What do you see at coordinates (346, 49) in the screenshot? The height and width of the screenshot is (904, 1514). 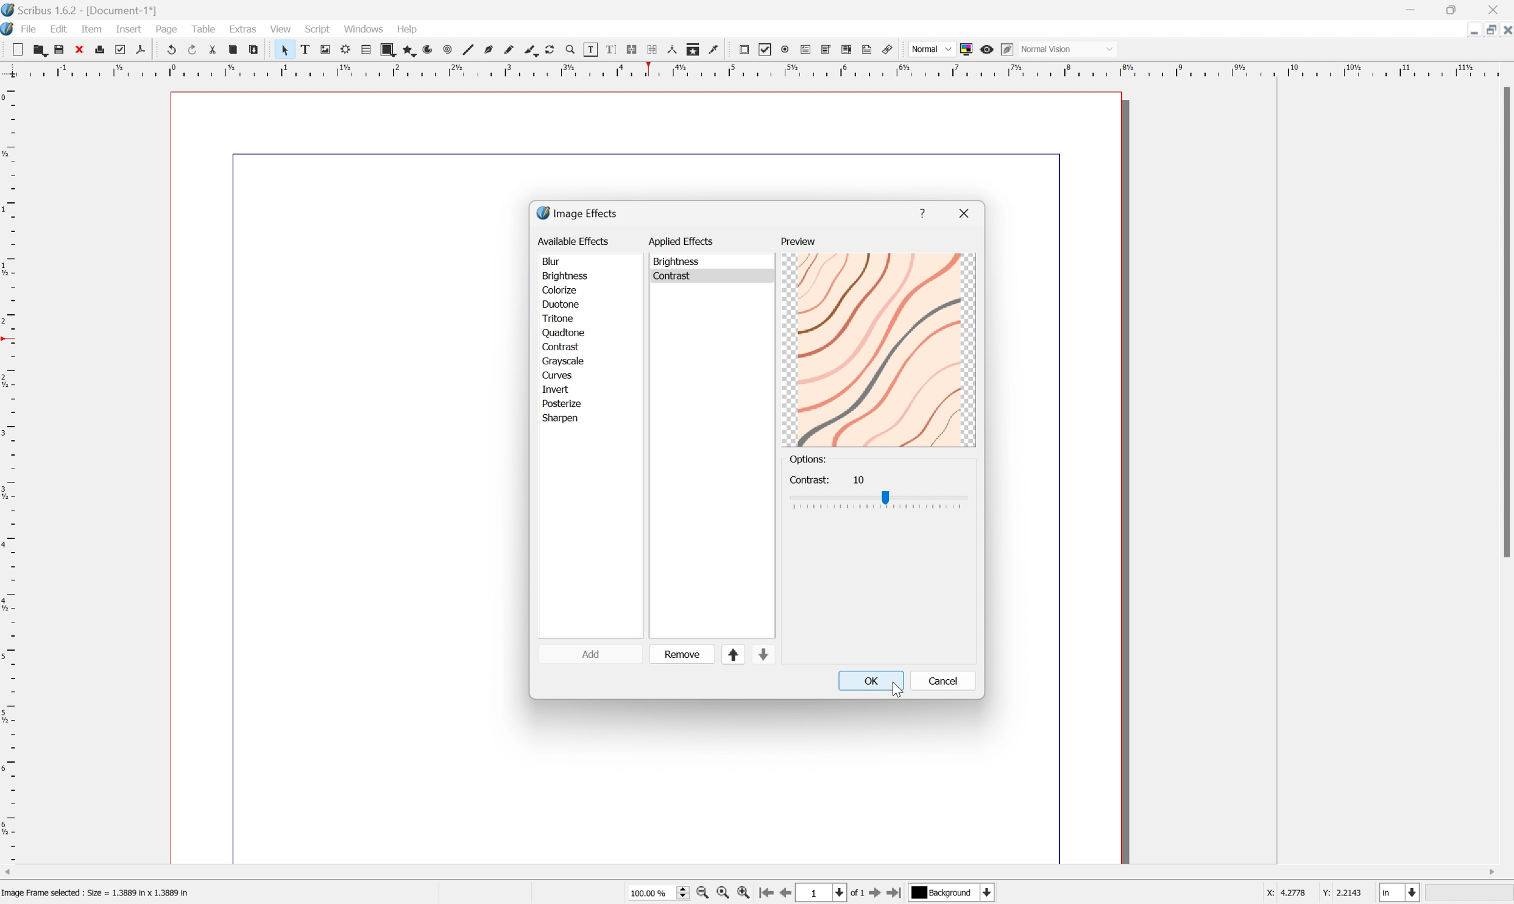 I see `Render frame` at bounding box center [346, 49].